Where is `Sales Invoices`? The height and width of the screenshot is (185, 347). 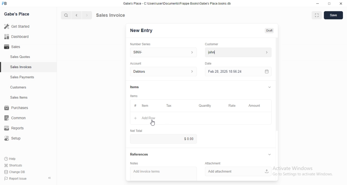
Sales Invoices is located at coordinates (21, 67).